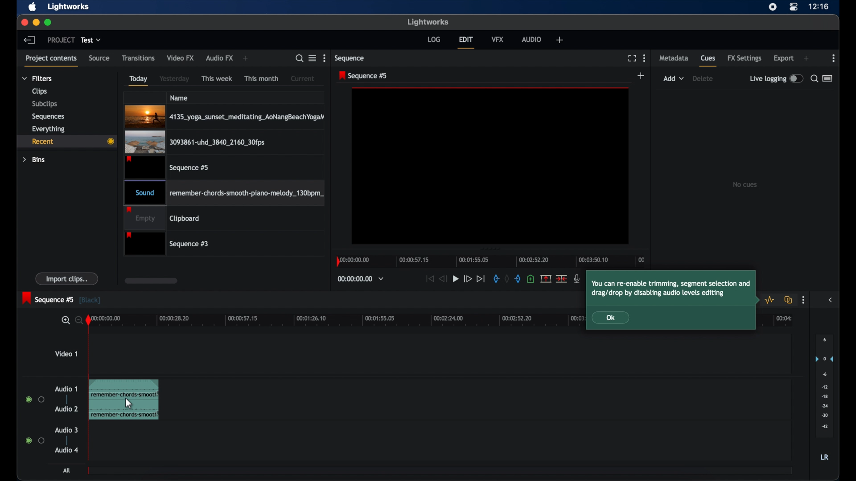  What do you see at coordinates (673, 287) in the screenshot?
I see `You can re-enable trimming, segment selection and drag/drop by disabling audio levels editing` at bounding box center [673, 287].